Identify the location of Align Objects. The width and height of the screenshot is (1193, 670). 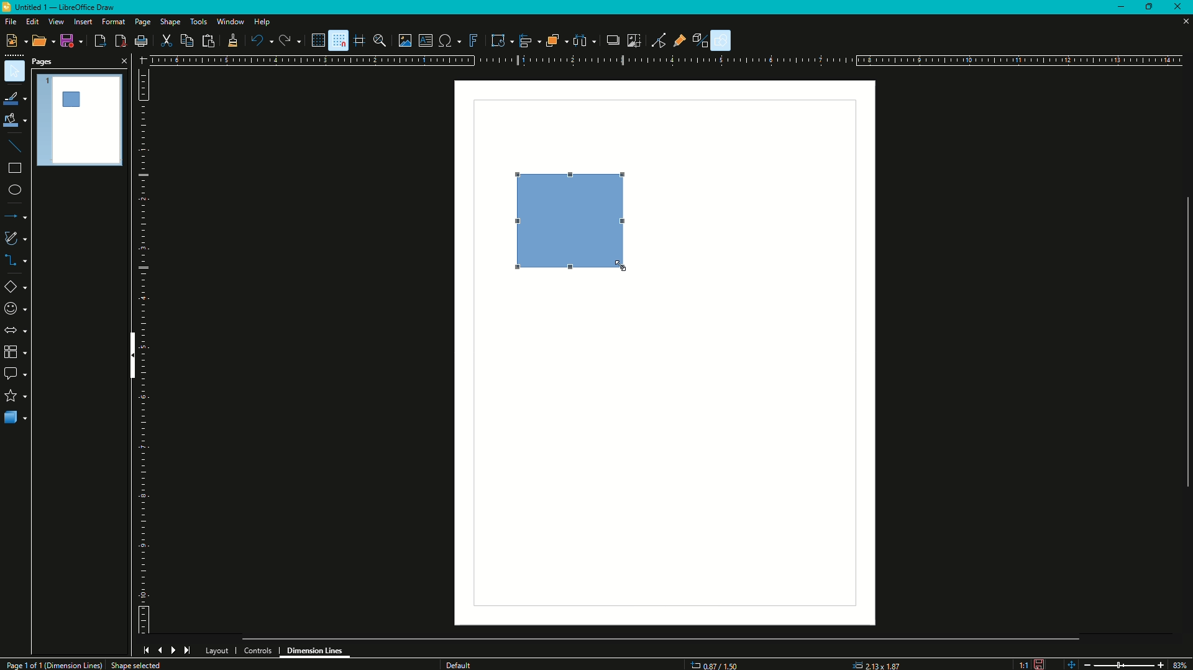
(527, 41).